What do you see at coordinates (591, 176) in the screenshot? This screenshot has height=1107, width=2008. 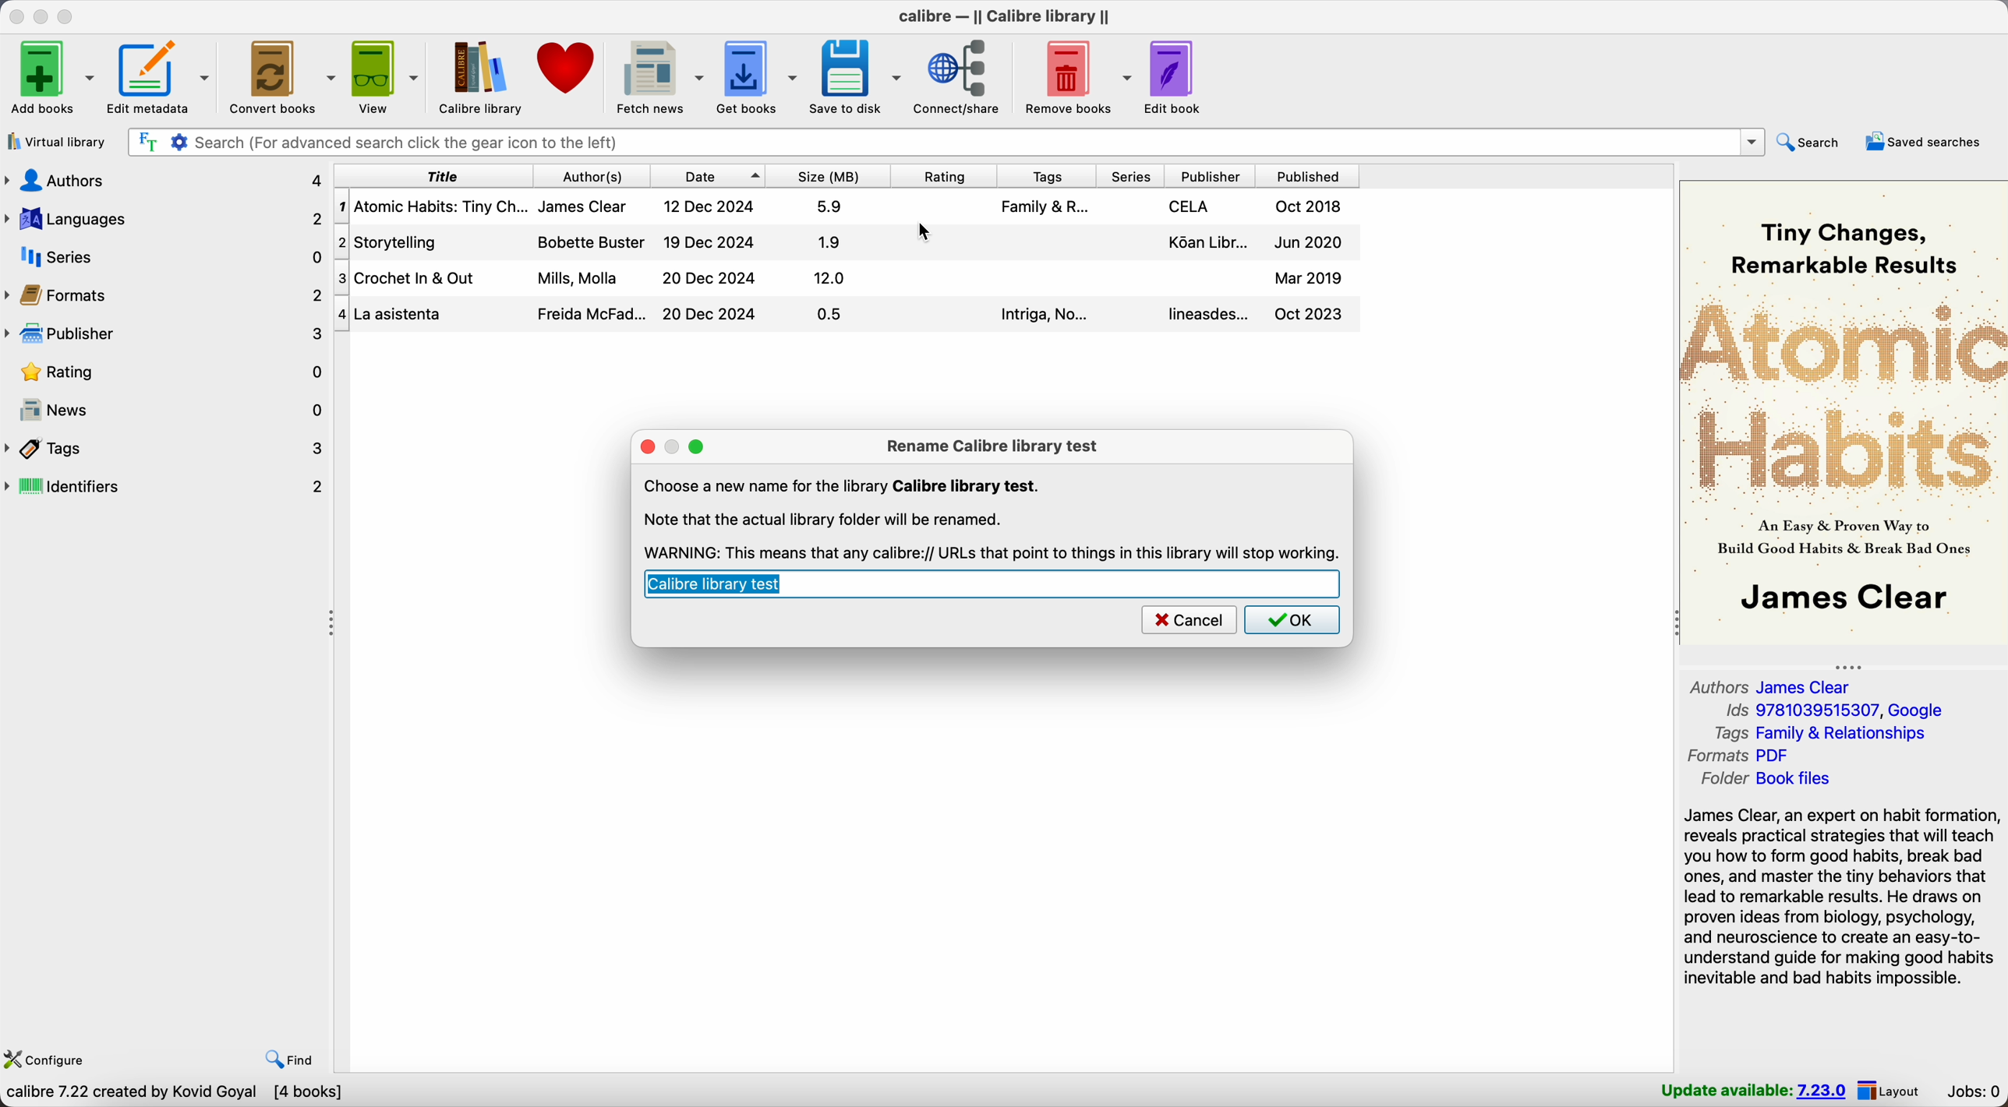 I see `author(s)` at bounding box center [591, 176].